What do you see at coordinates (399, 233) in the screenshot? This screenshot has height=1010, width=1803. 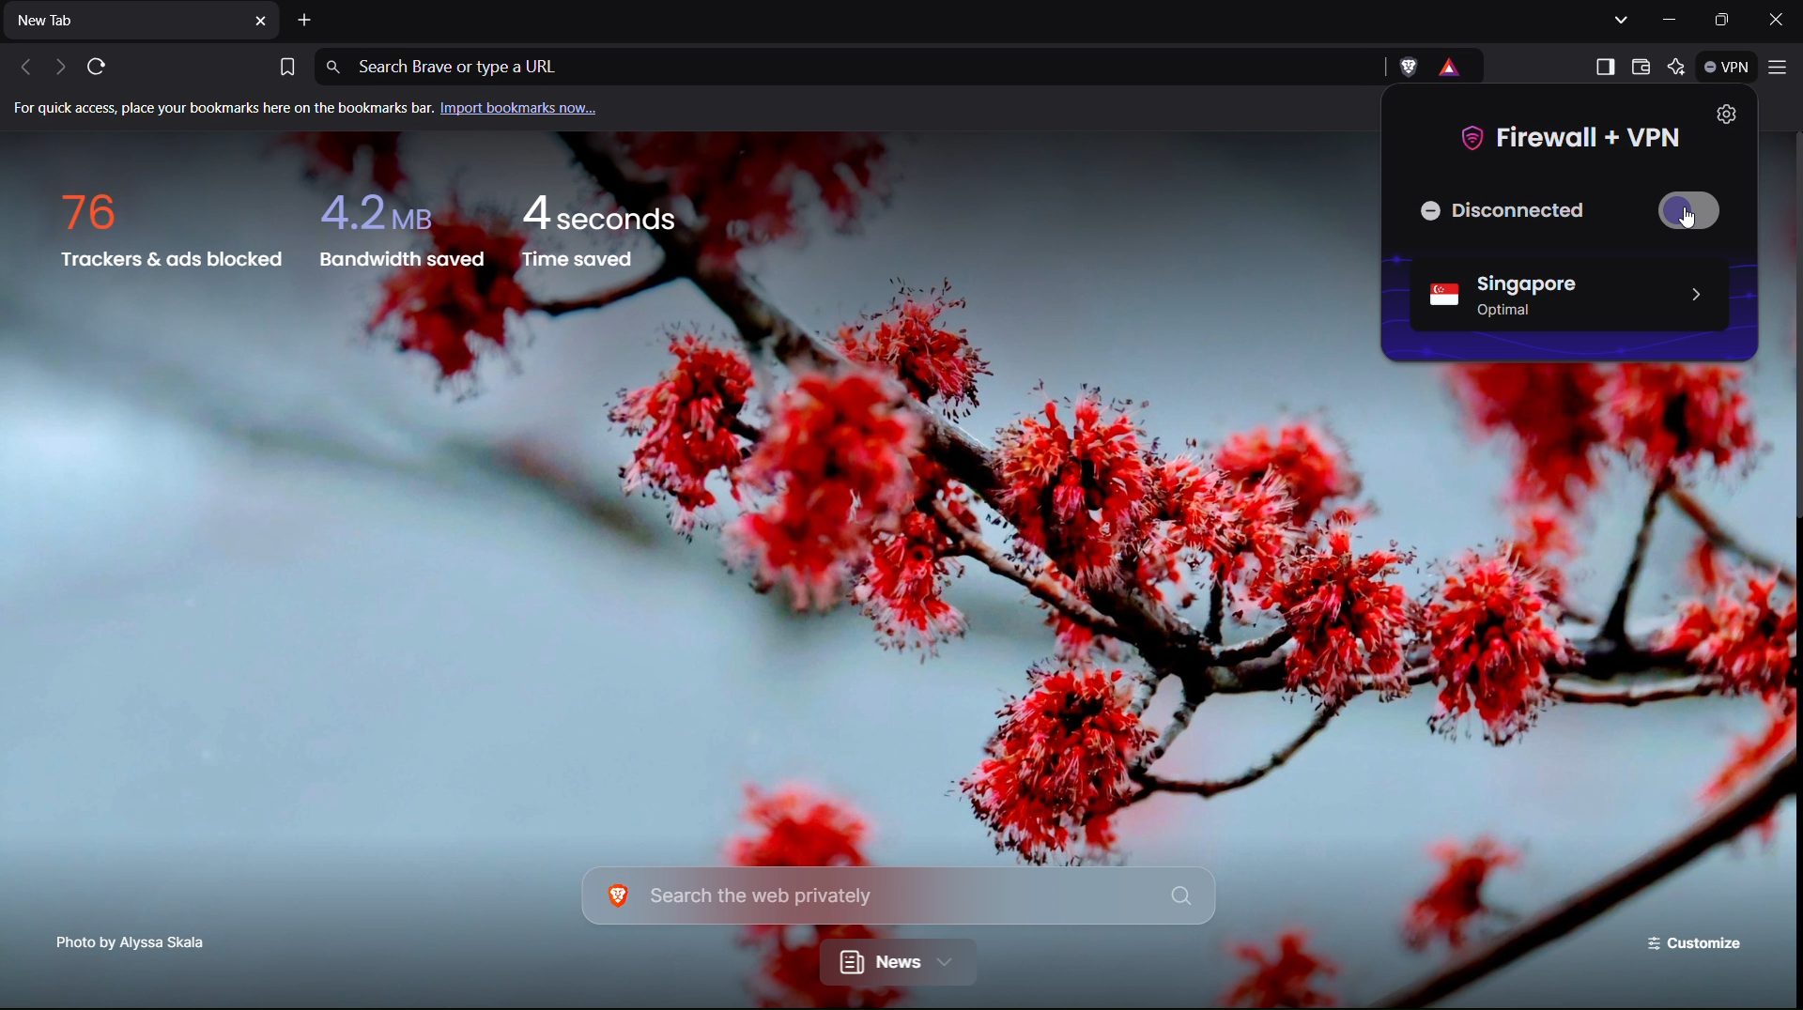 I see `Bandwidth saved` at bounding box center [399, 233].